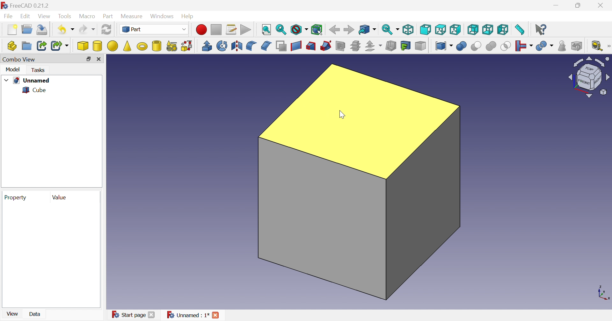  What do you see at coordinates (281, 29) in the screenshot?
I see `Fit selection` at bounding box center [281, 29].